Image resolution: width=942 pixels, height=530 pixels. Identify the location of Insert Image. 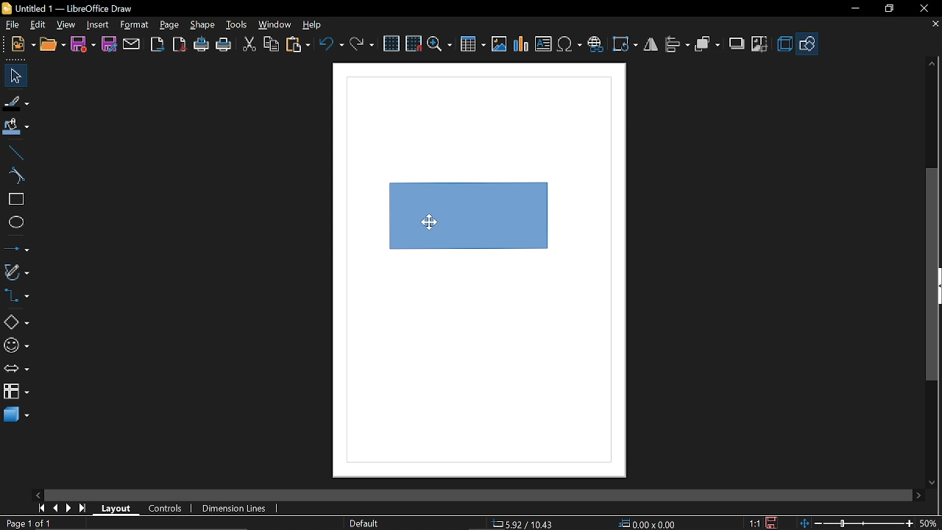
(497, 45).